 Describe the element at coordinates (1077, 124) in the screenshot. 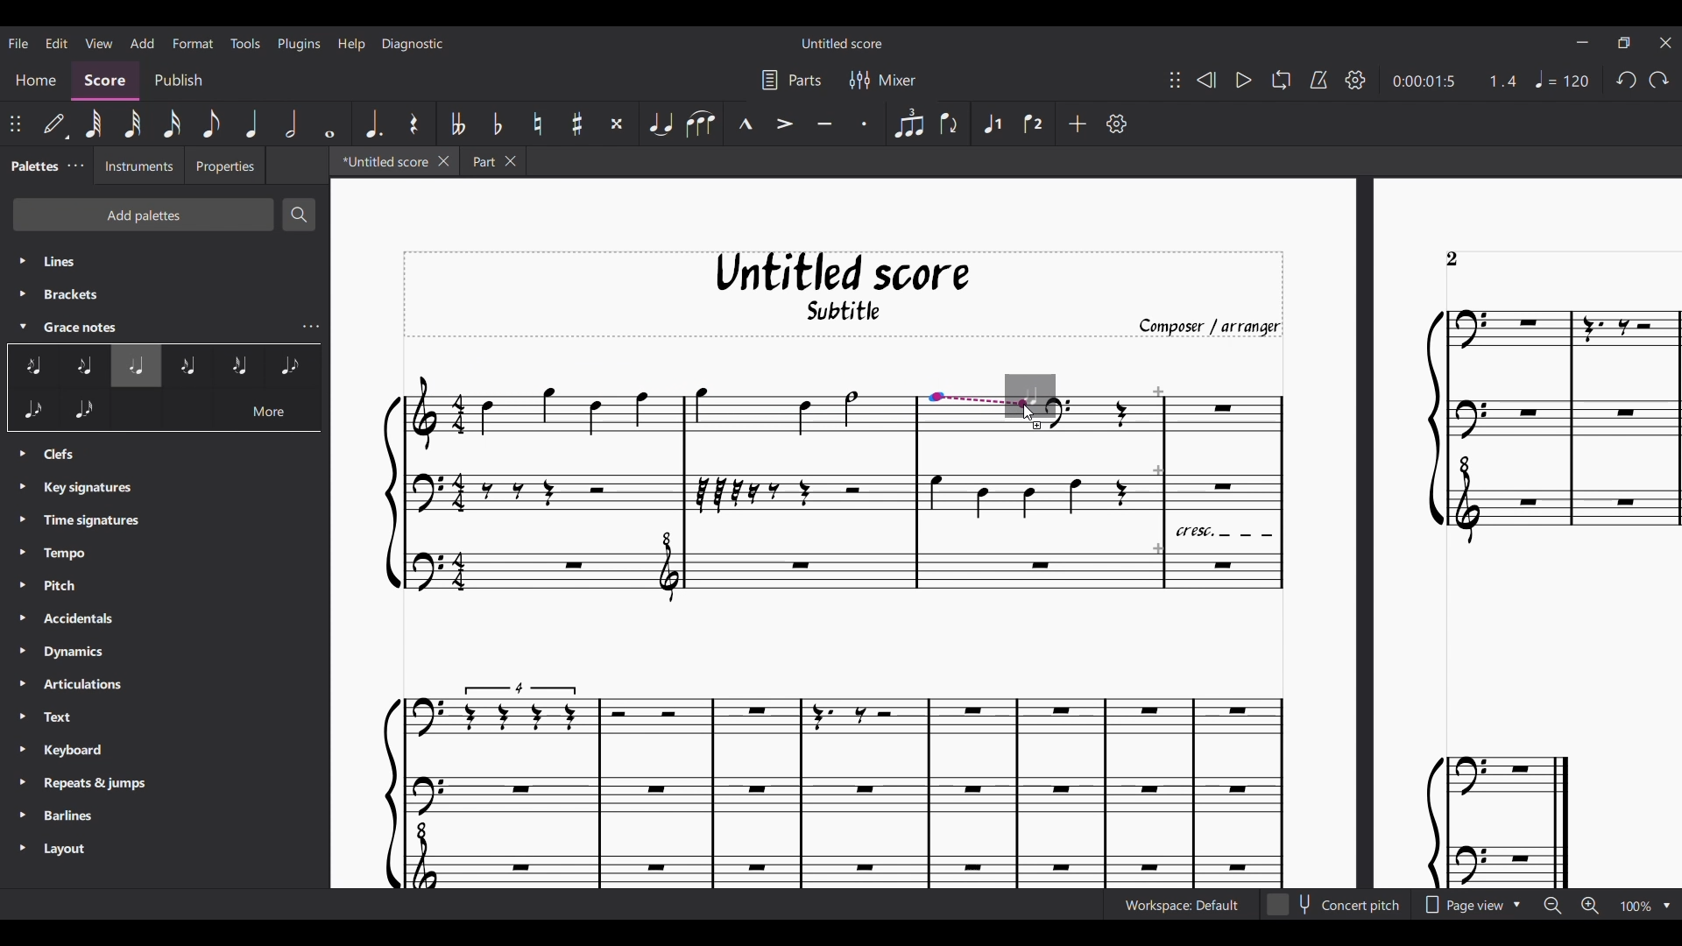

I see `Add` at that location.